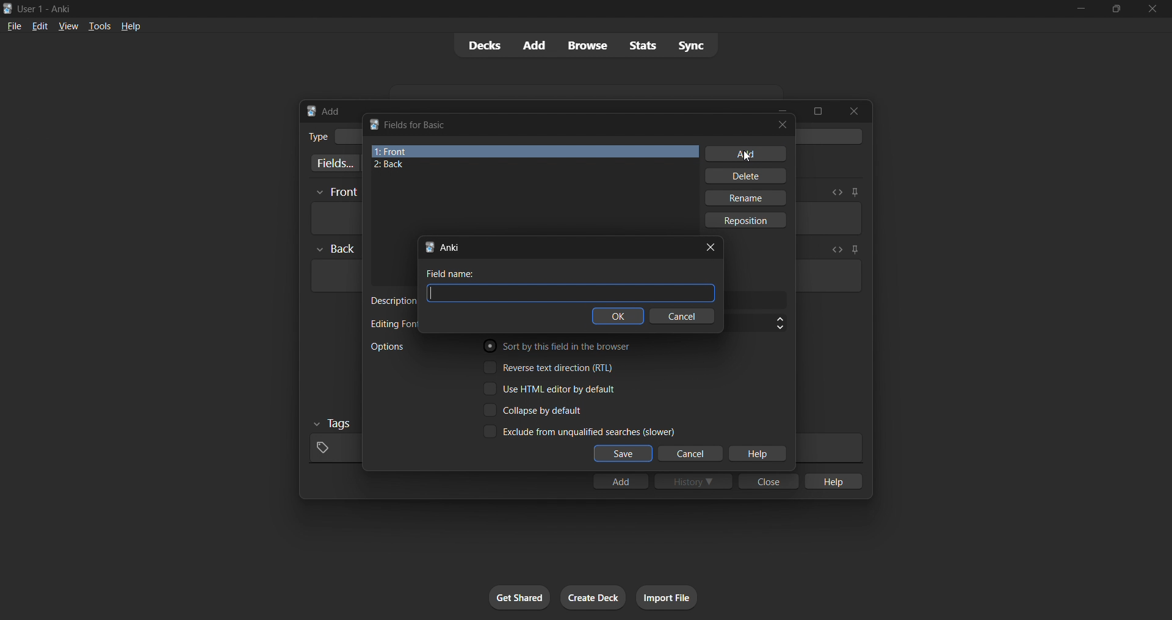  What do you see at coordinates (335, 276) in the screenshot?
I see `card back input` at bounding box center [335, 276].